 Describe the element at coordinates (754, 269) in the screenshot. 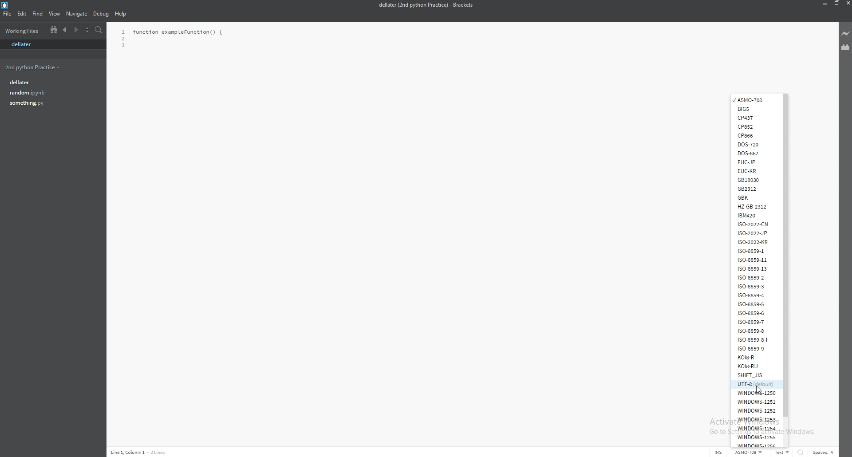

I see `iso-8859-13` at that location.